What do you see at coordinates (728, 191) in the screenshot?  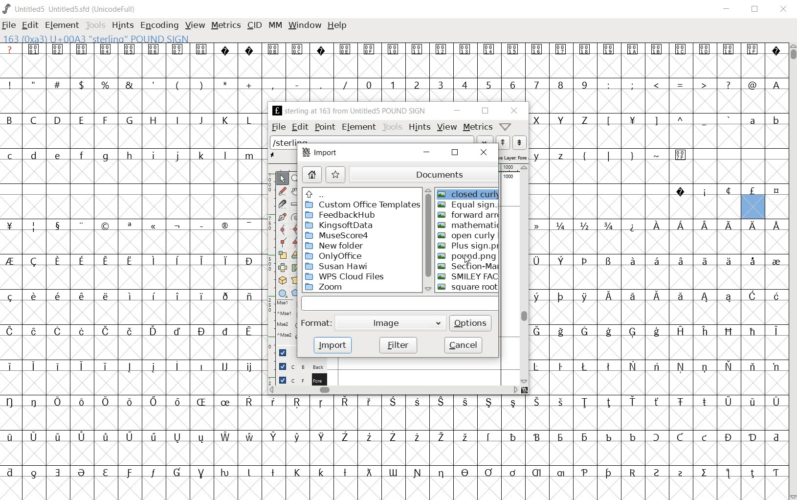 I see `Symbol` at bounding box center [728, 191].